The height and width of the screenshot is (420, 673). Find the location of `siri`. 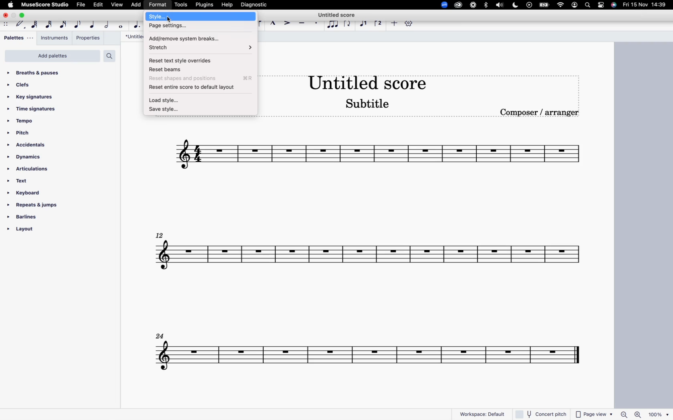

siri is located at coordinates (615, 6).